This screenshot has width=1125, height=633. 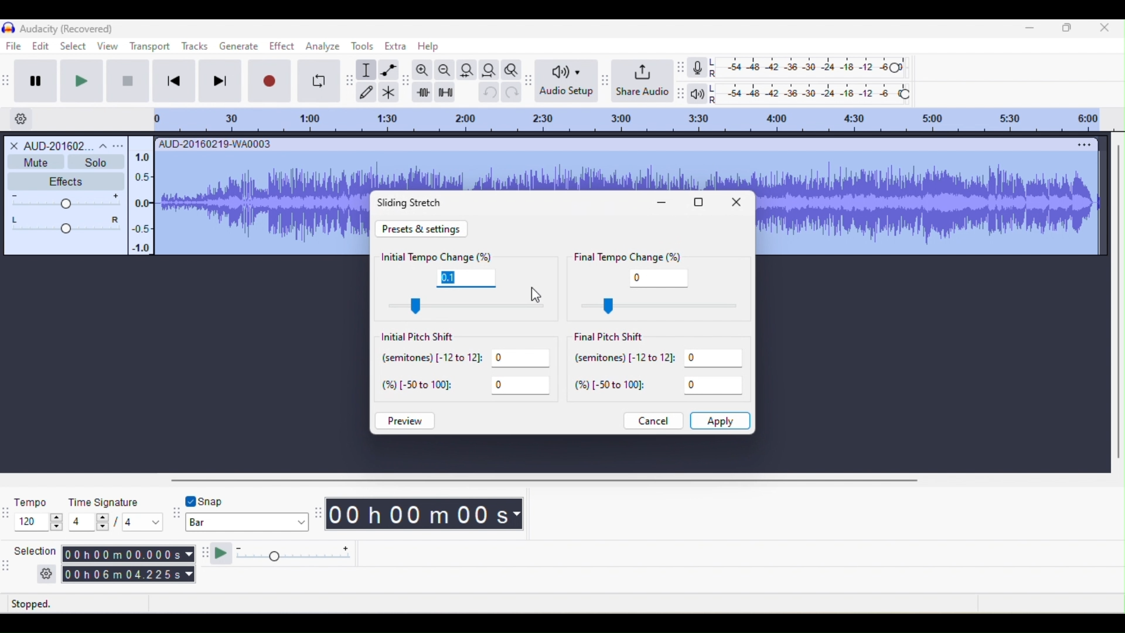 I want to click on silence audio selection, so click(x=445, y=92).